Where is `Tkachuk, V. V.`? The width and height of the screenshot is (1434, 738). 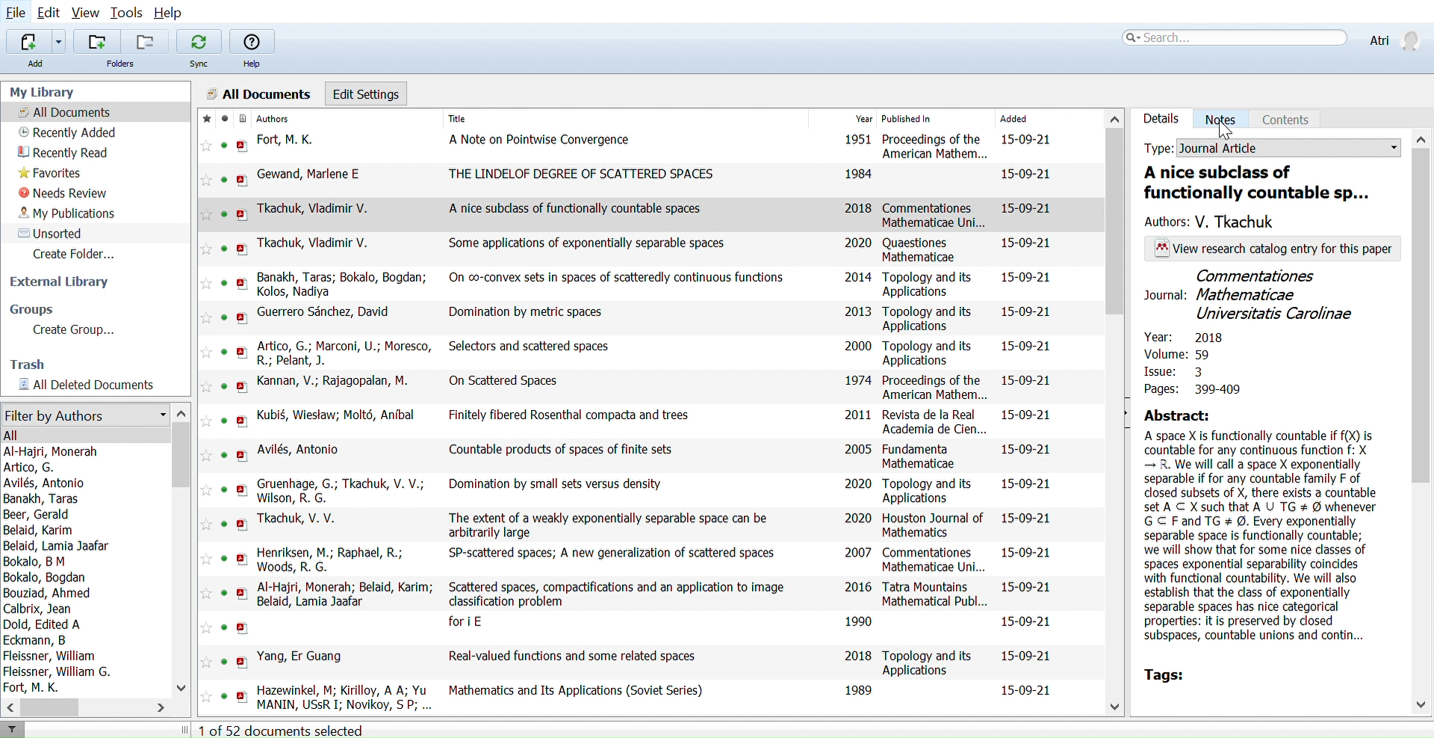 Tkachuk, V. V. is located at coordinates (299, 517).